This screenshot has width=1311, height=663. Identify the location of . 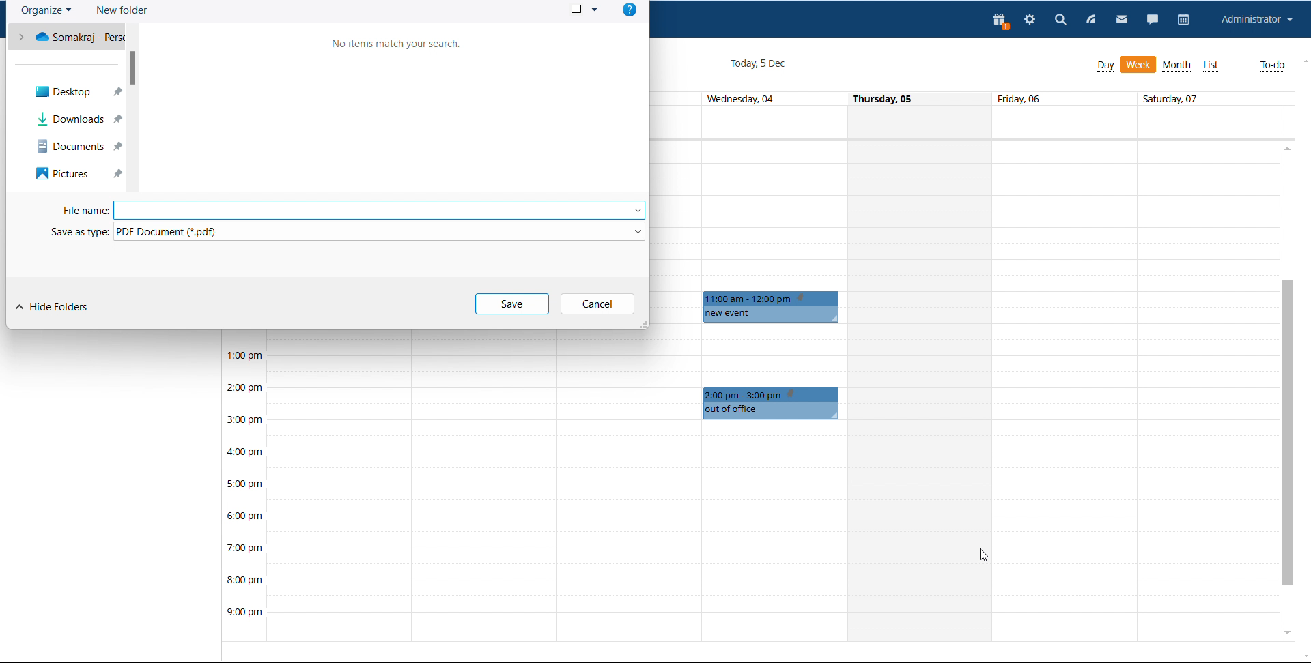
(78, 148).